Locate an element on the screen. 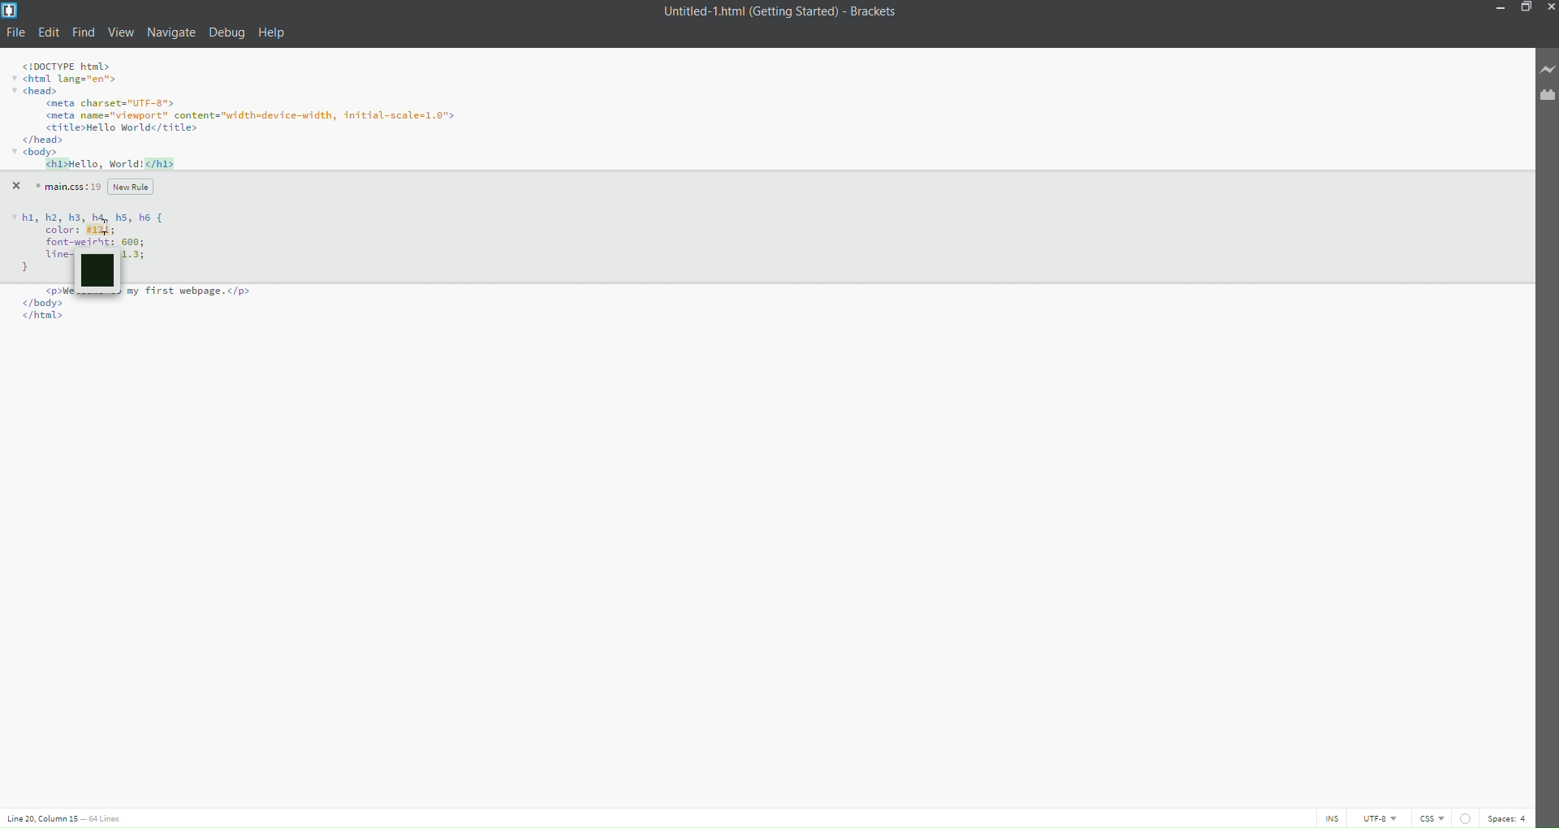 This screenshot has width=1559, height=828. ins is located at coordinates (1325, 818).